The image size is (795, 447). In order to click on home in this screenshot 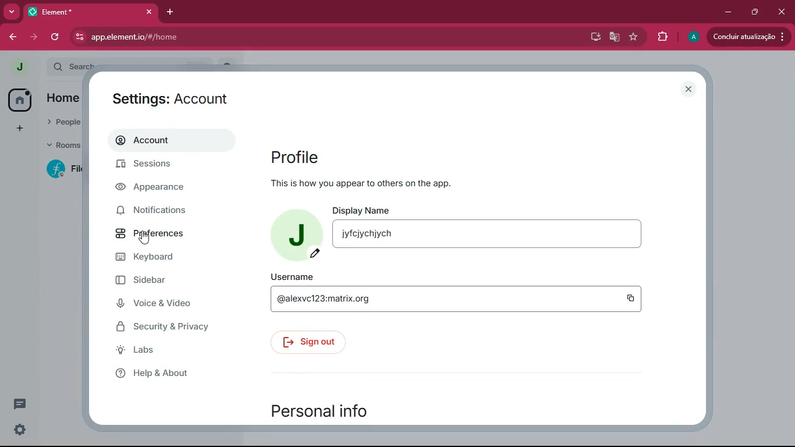, I will do `click(21, 101)`.